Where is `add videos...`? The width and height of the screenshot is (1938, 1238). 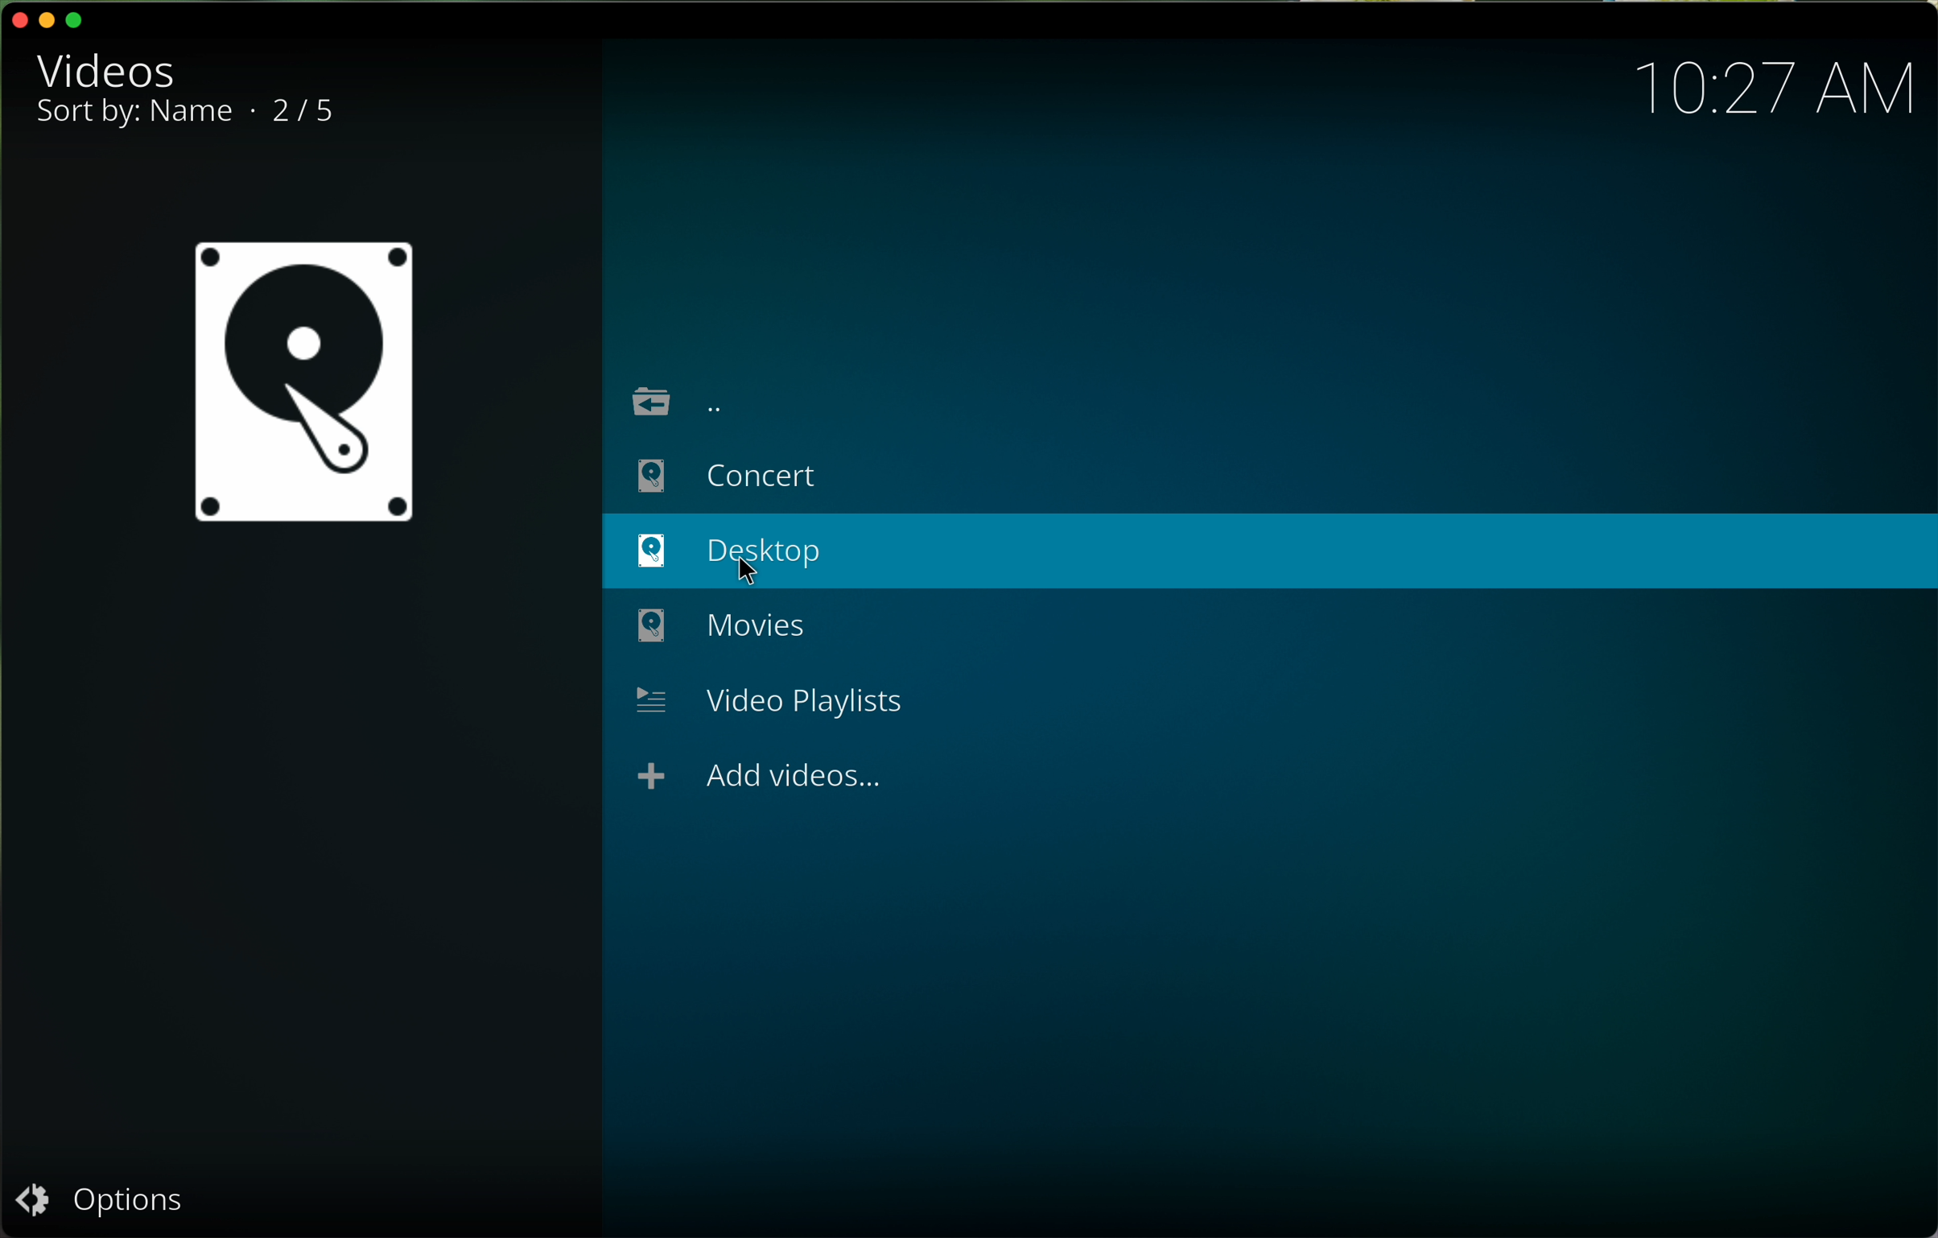
add videos... is located at coordinates (749, 779).